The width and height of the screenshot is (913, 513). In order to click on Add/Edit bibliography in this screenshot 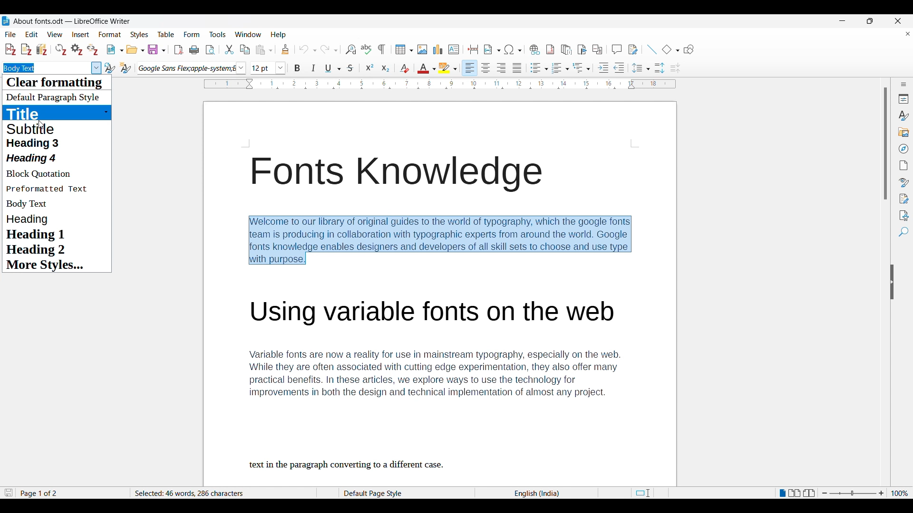, I will do `click(42, 50)`.